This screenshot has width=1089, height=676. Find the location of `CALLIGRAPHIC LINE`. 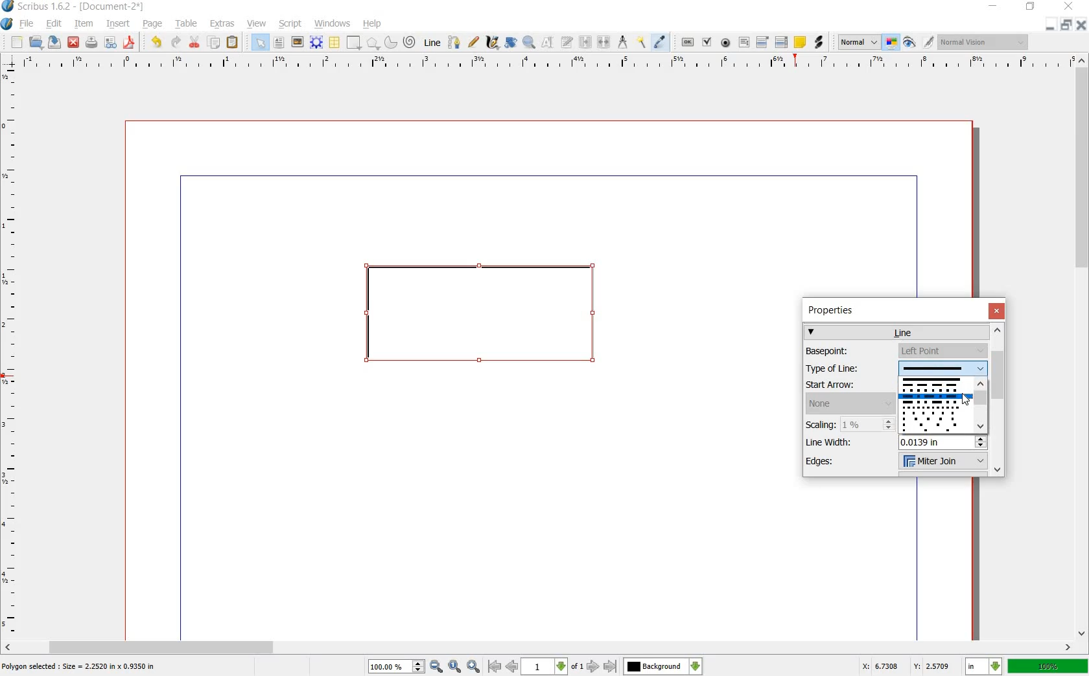

CALLIGRAPHIC LINE is located at coordinates (491, 42).